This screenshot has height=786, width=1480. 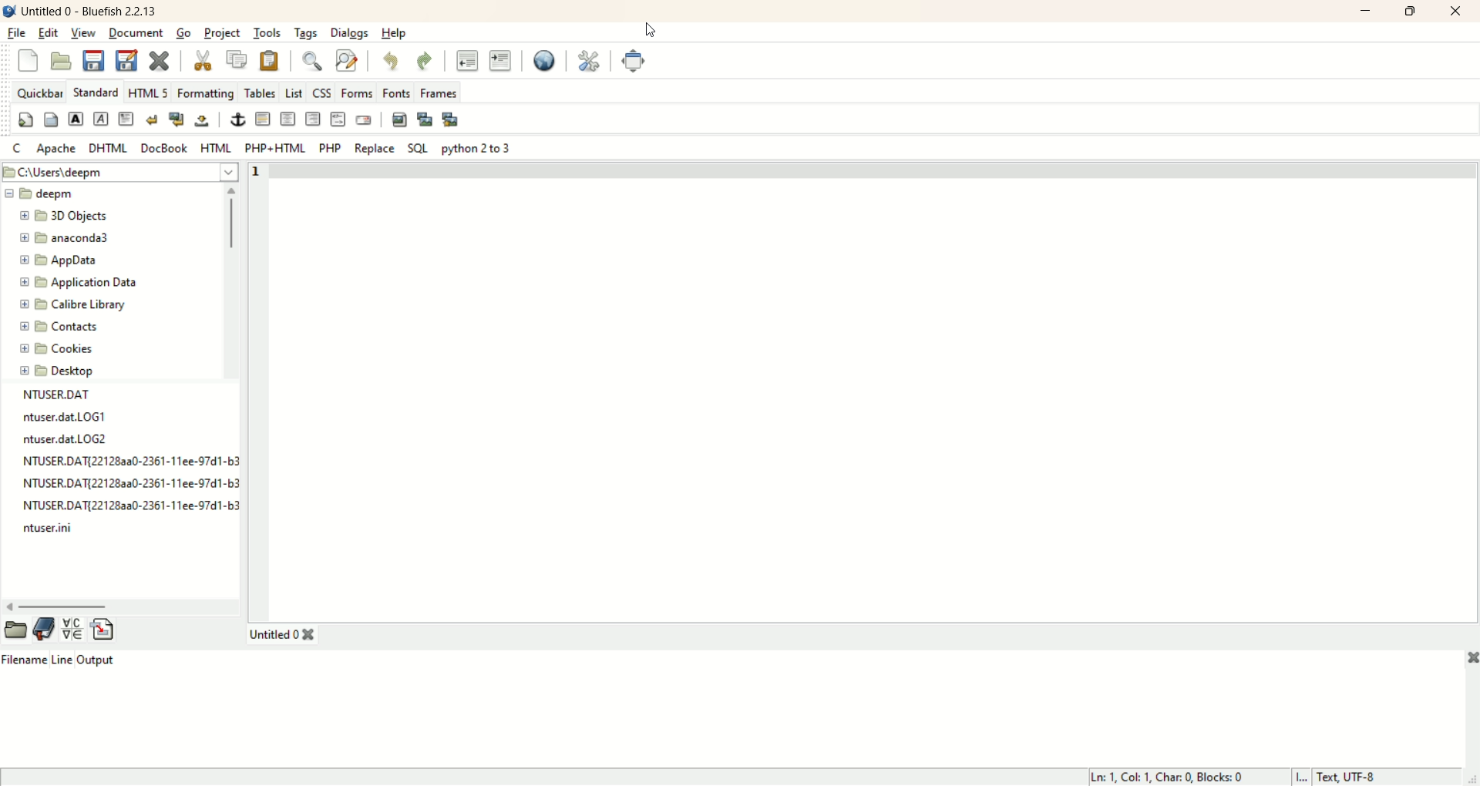 What do you see at coordinates (41, 633) in the screenshot?
I see `documentations` at bounding box center [41, 633].